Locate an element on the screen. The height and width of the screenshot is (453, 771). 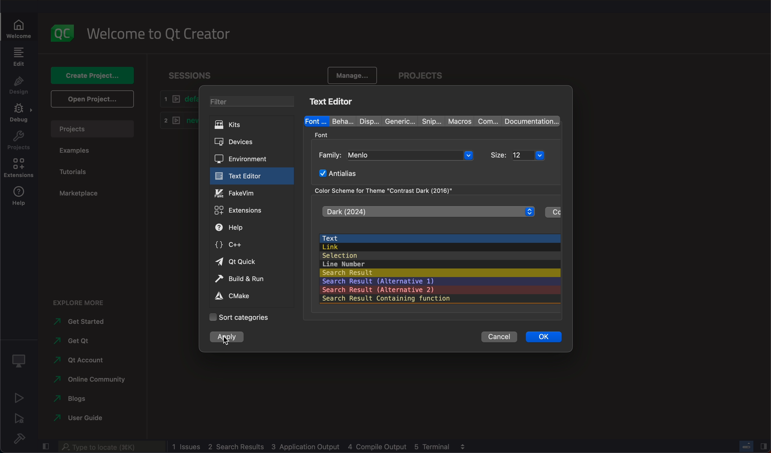
environment is located at coordinates (252, 158).